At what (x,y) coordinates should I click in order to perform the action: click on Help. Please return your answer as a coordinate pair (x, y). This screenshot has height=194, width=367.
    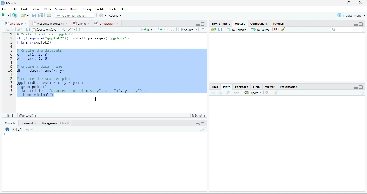
    Looking at the image, I should click on (124, 9).